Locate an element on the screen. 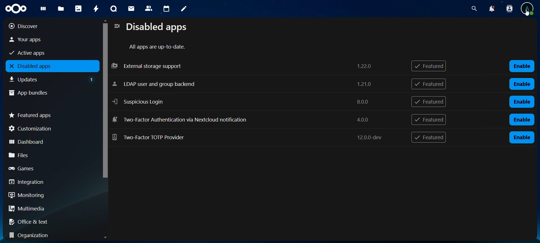 This screenshot has height=243, width=540. external storage support is located at coordinates (243, 66).